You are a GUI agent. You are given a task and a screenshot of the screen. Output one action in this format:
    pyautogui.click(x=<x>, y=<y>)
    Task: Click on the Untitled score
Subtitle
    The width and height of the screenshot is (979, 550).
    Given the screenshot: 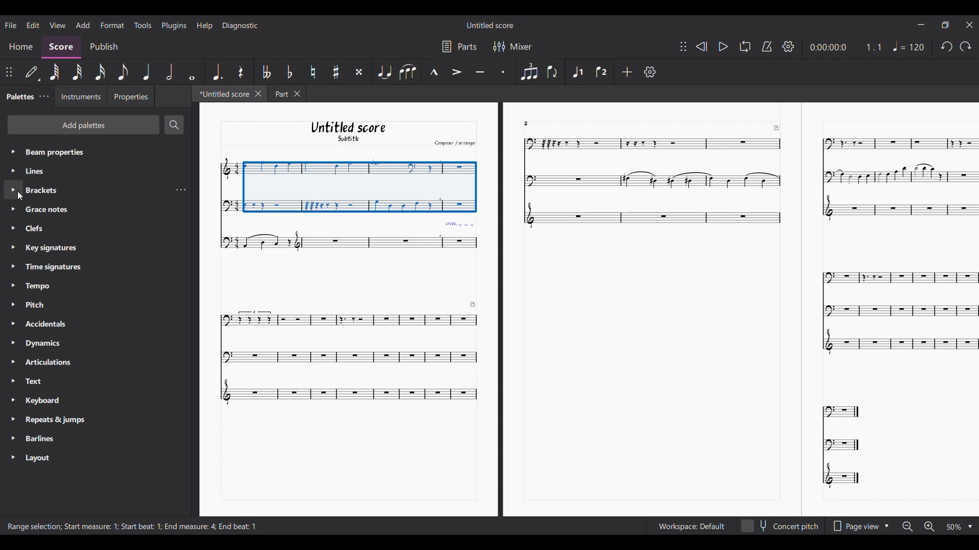 What is the action you would take?
    pyautogui.click(x=347, y=132)
    